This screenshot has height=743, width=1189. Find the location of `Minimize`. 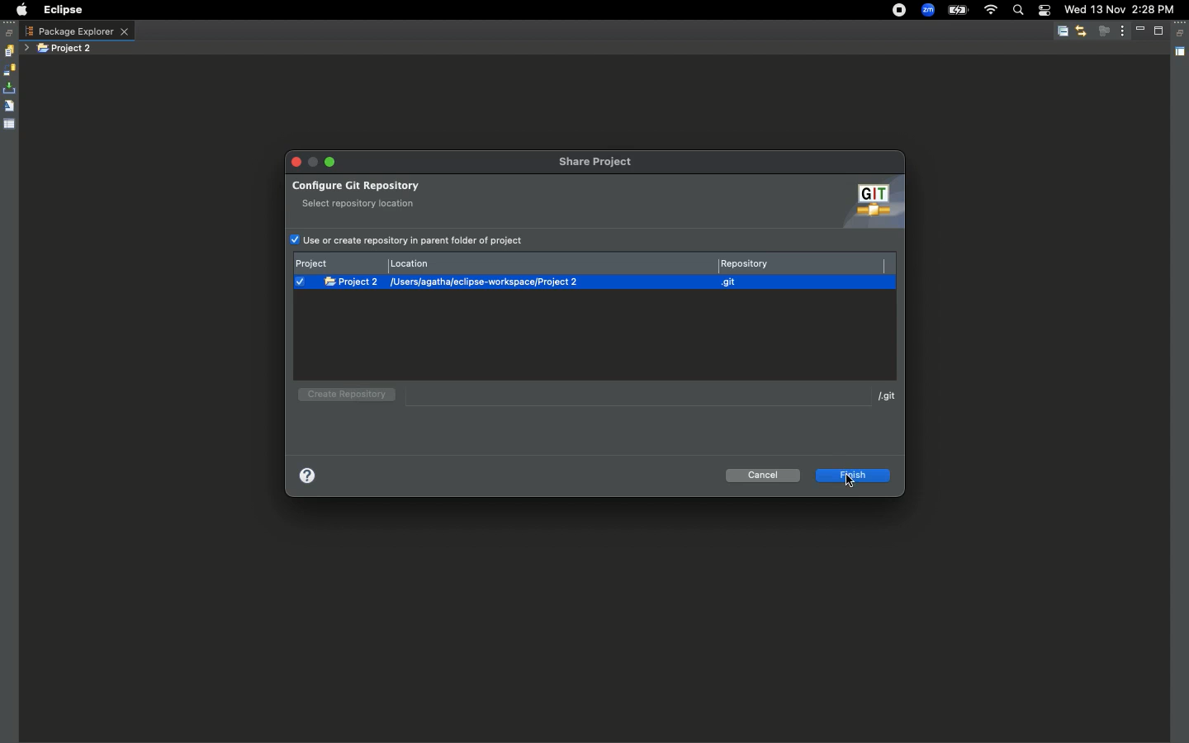

Minimize is located at coordinates (1143, 31).